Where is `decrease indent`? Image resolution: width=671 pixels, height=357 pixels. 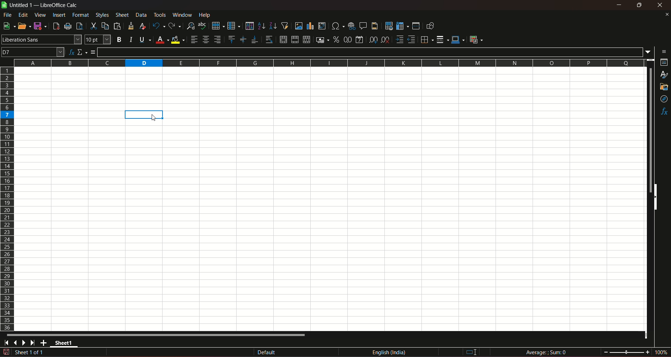 decrease indent is located at coordinates (411, 39).